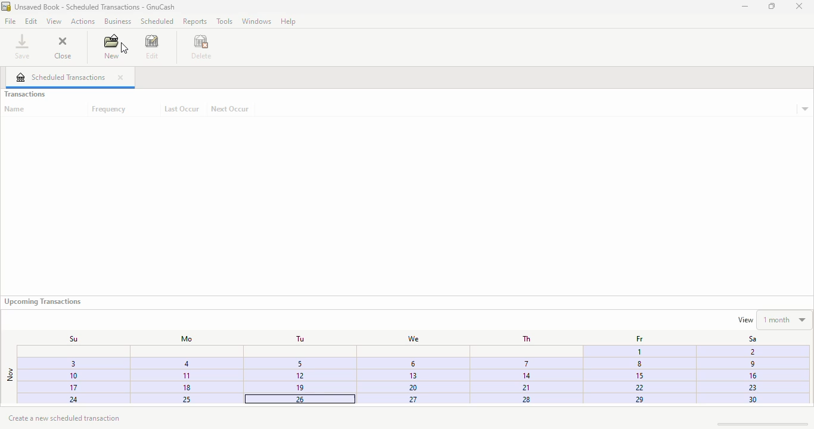 This screenshot has width=814, height=429. Describe the element at coordinates (186, 363) in the screenshot. I see `4` at that location.